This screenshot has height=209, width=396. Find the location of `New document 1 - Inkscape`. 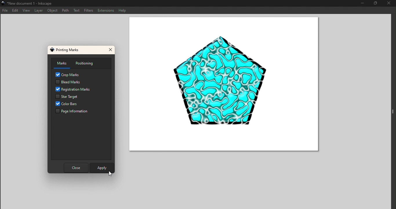

New document 1 - Inkscape is located at coordinates (32, 3).